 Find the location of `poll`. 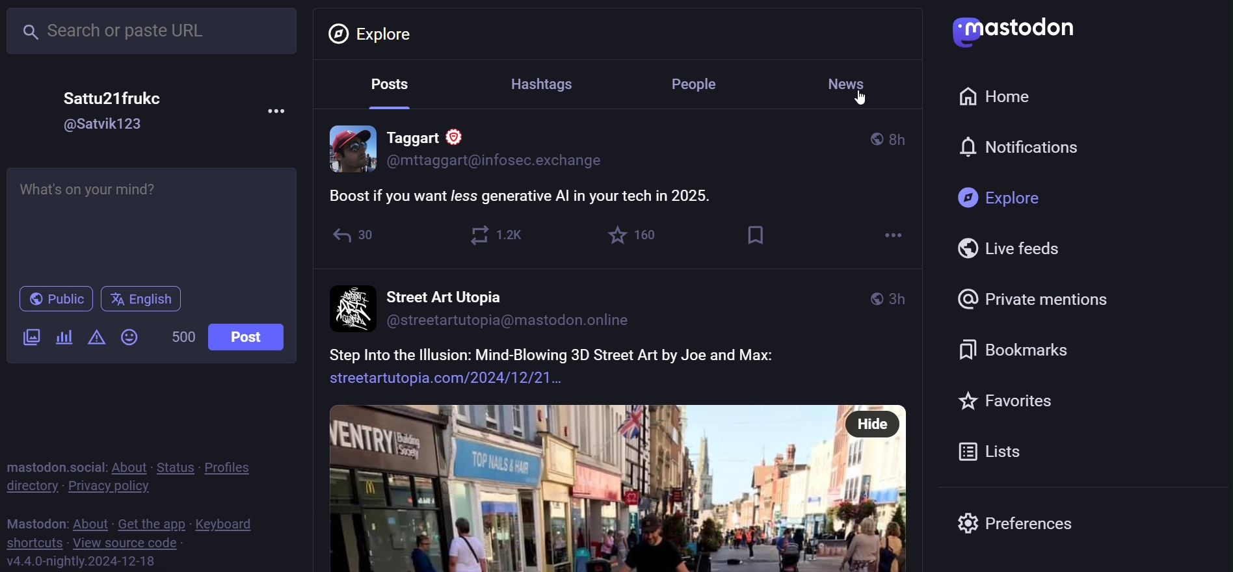

poll is located at coordinates (63, 339).